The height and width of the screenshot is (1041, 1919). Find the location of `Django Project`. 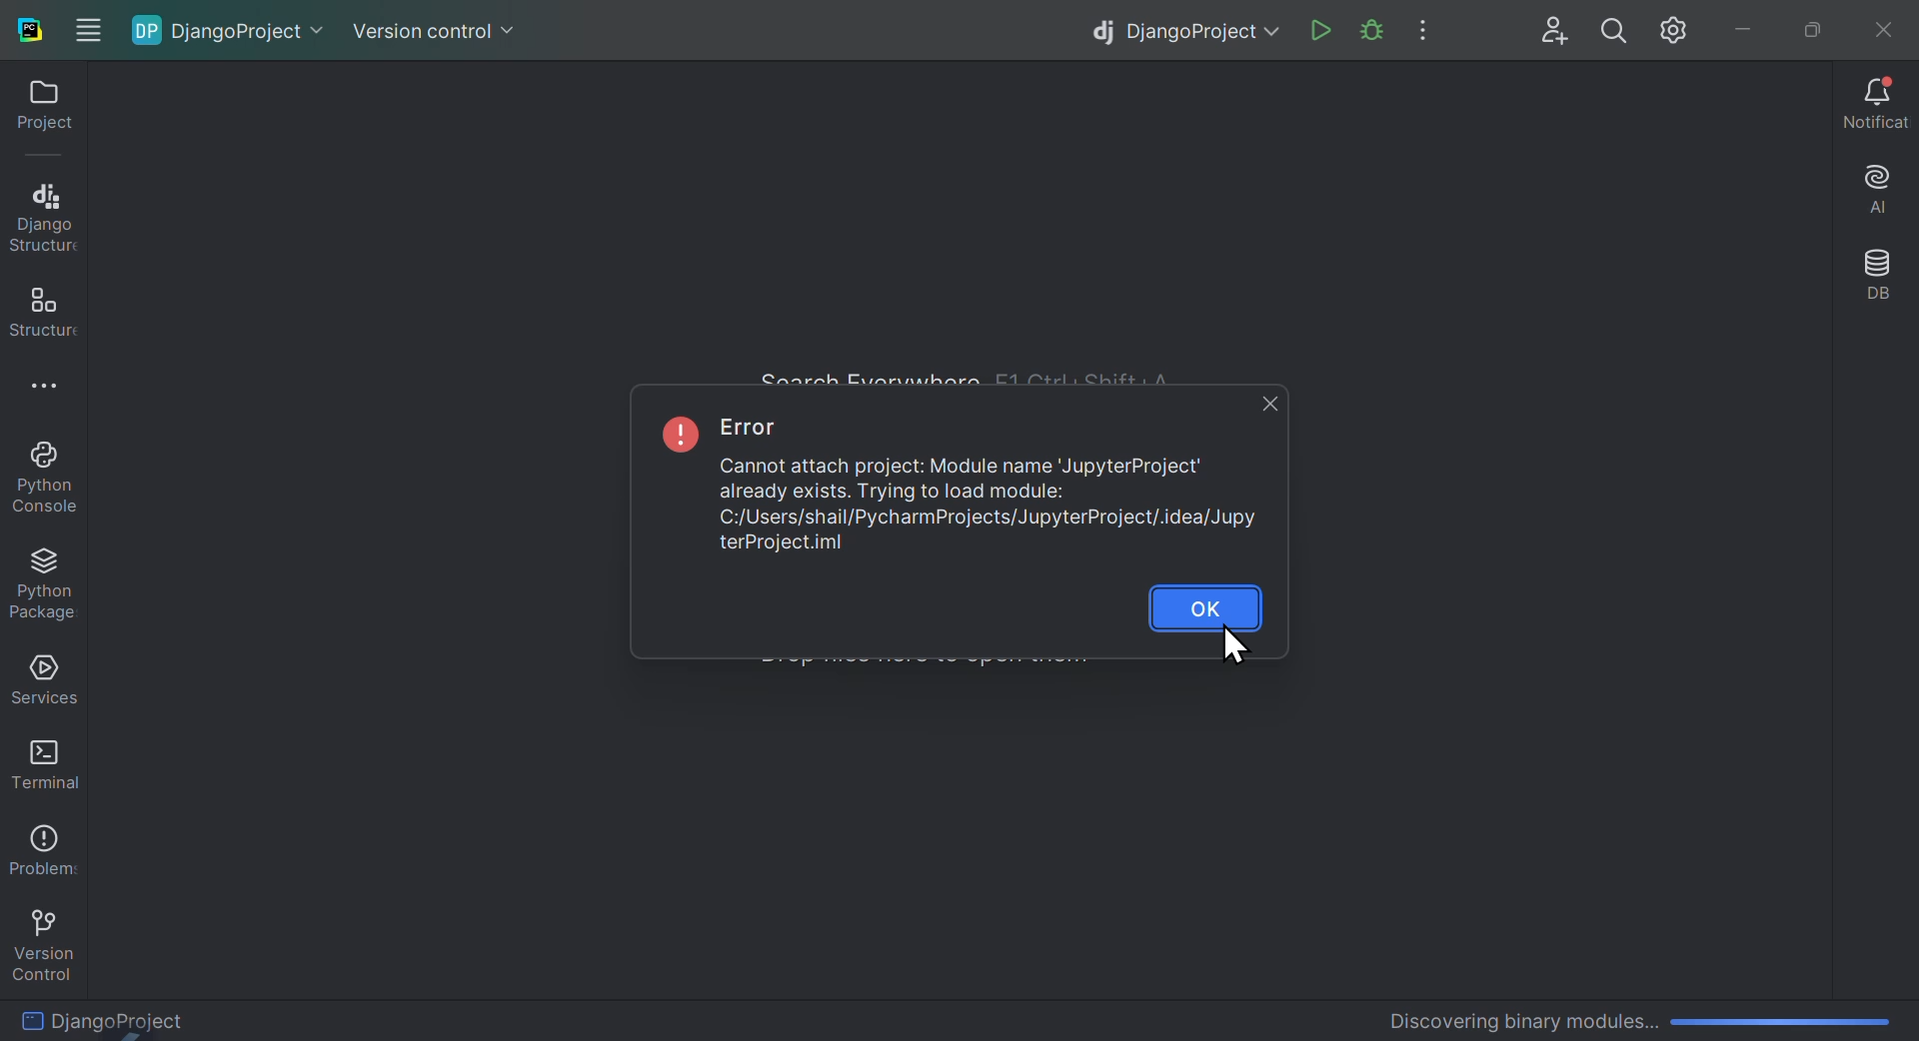

Django Project is located at coordinates (172, 1017).